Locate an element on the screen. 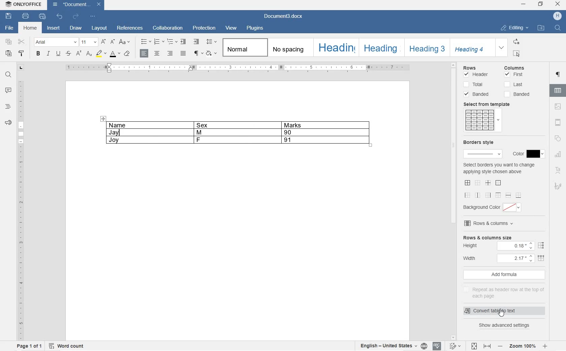 Image resolution: width=566 pixels, height=351 pixels. FIND is located at coordinates (558, 28).